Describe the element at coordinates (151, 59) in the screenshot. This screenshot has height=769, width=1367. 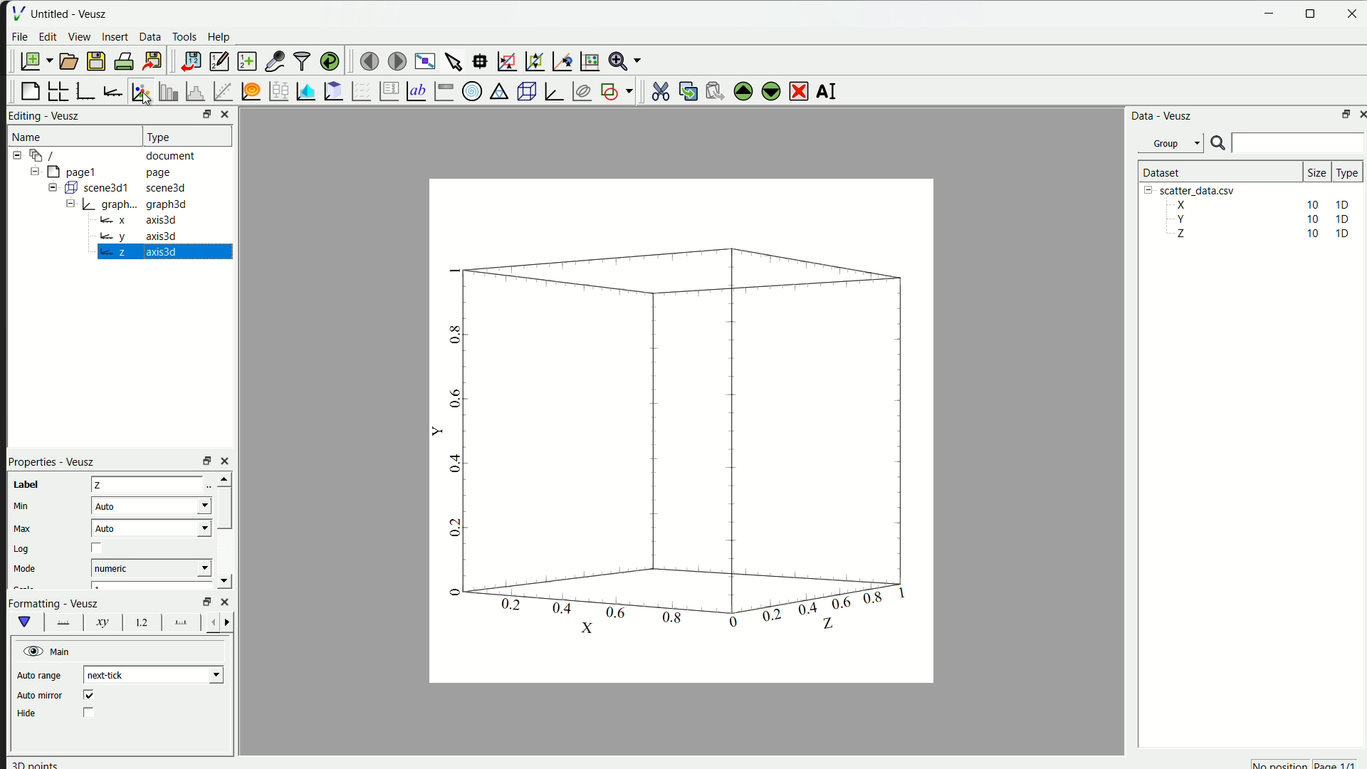
I see `export to graphics format` at that location.